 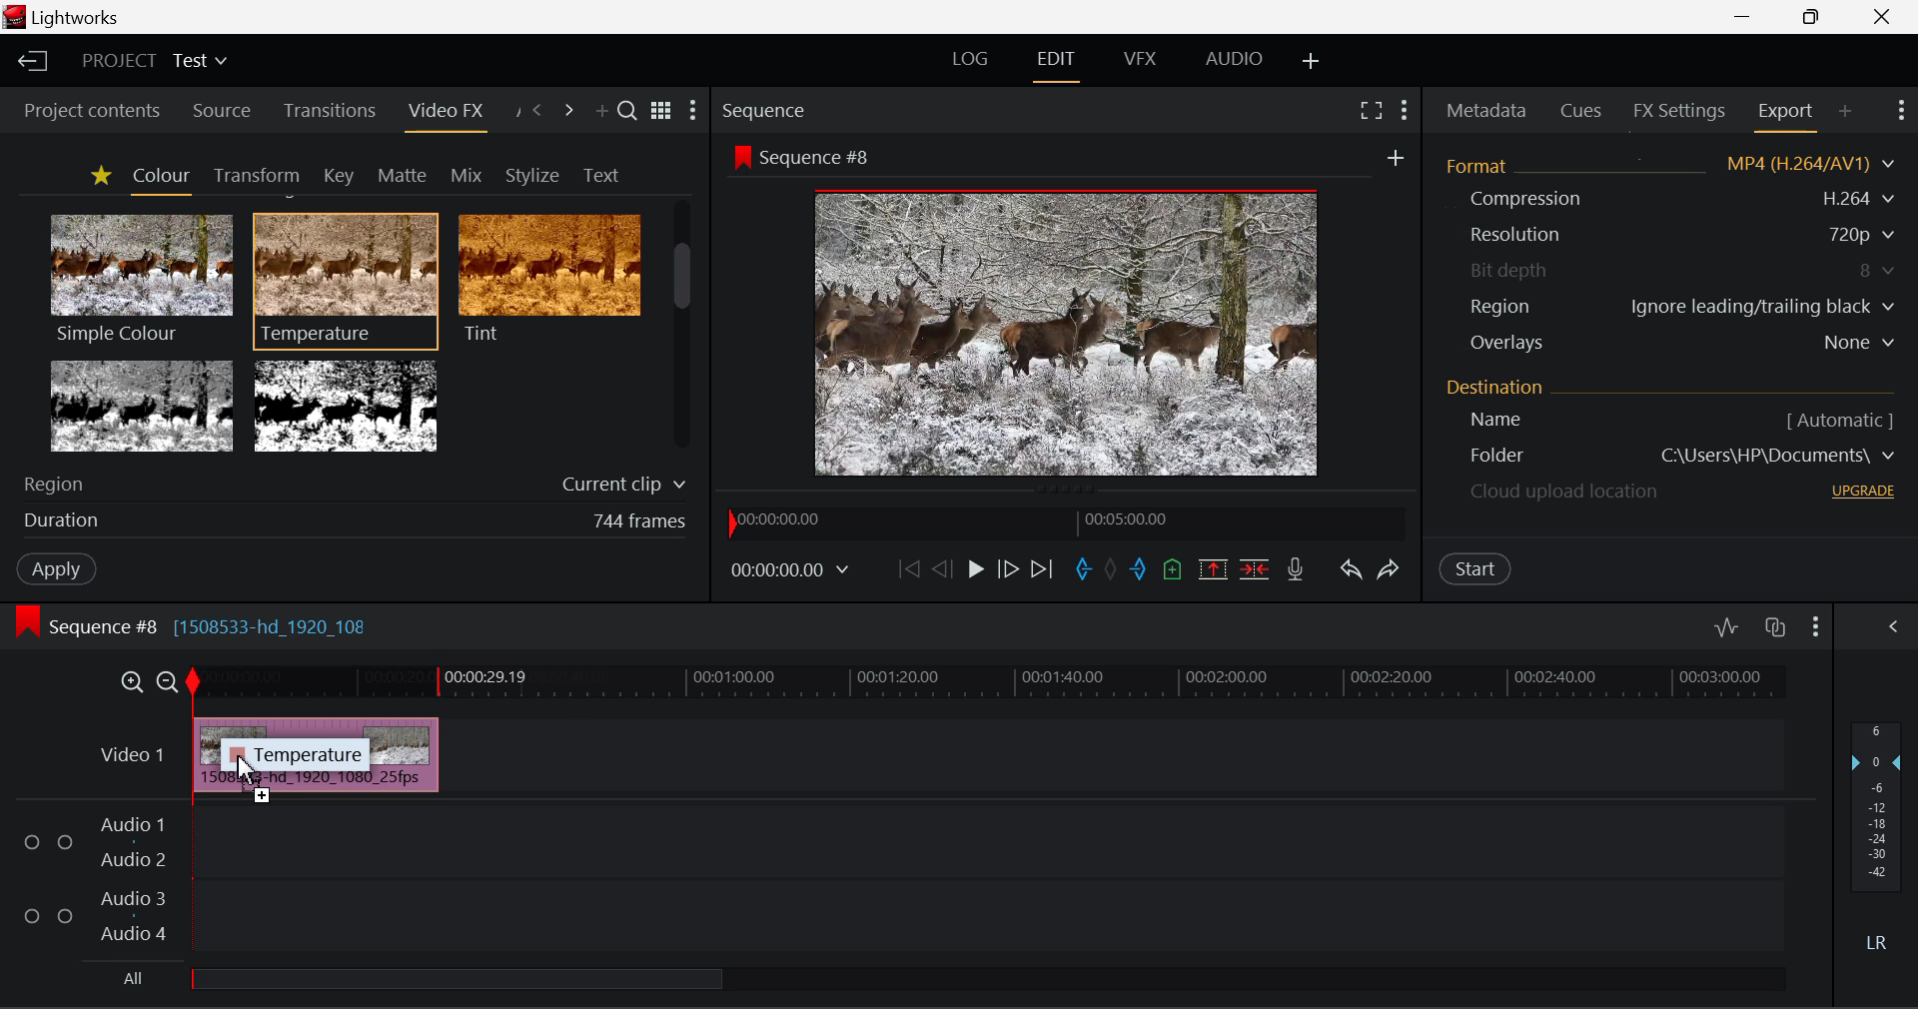 What do you see at coordinates (468, 172) in the screenshot?
I see `Mix` at bounding box center [468, 172].